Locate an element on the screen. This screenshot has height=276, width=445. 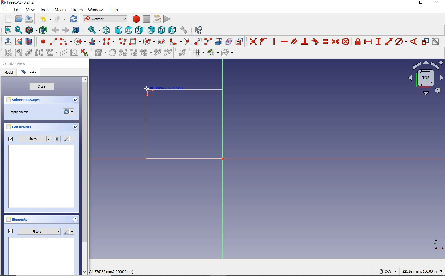
switch between workbenches is located at coordinates (104, 19).